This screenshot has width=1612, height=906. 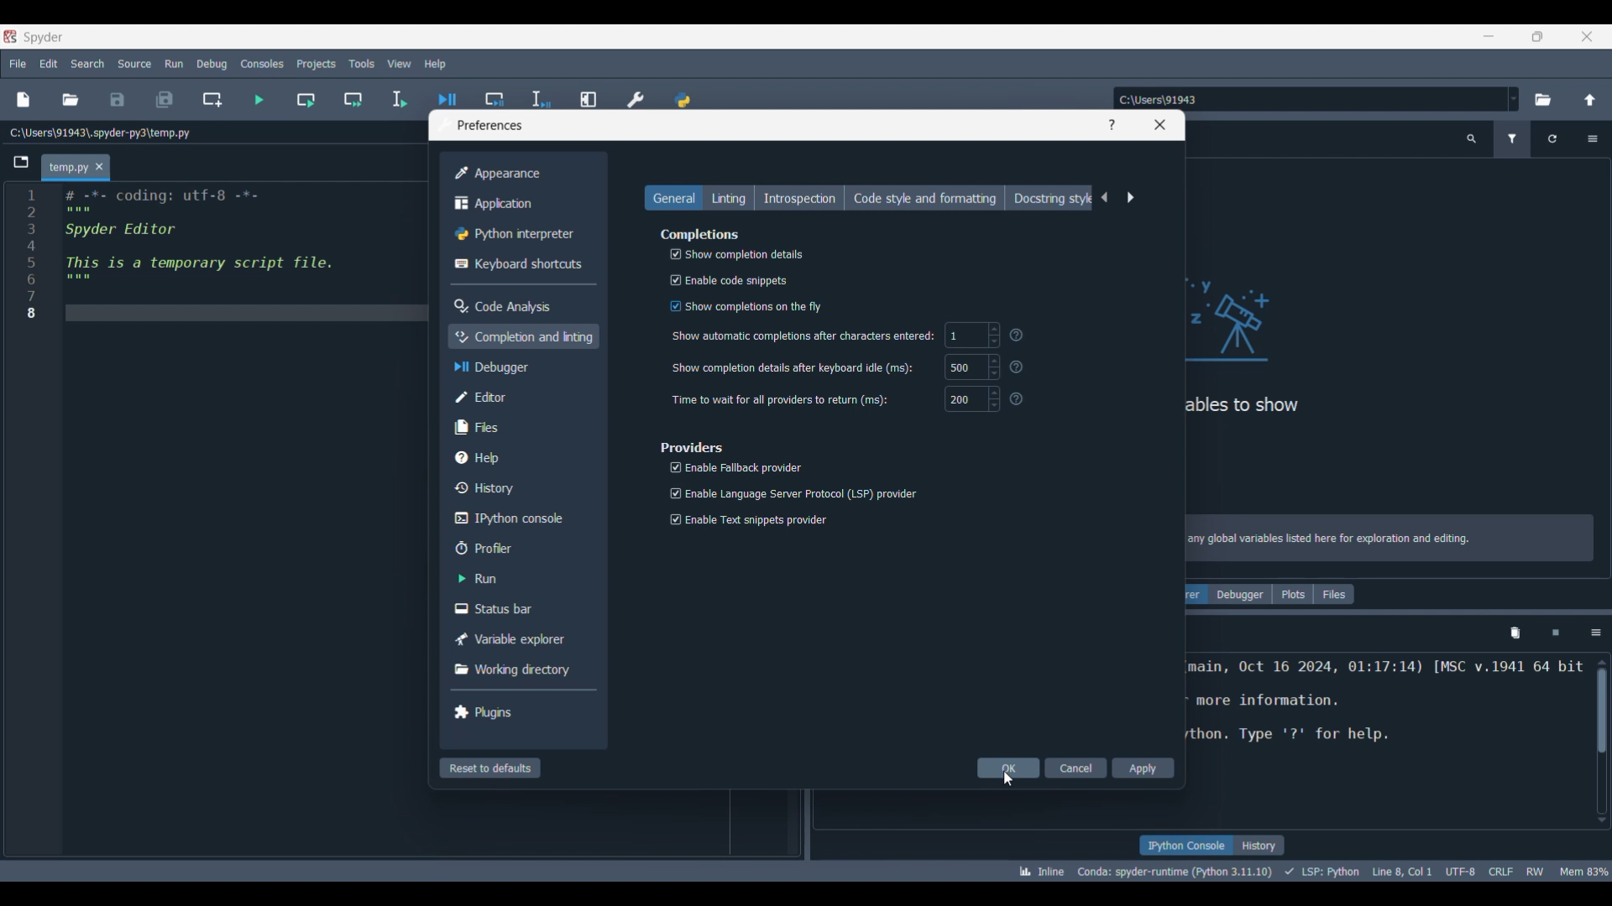 What do you see at coordinates (749, 523) in the screenshot?
I see `Enable Text snippets provider` at bounding box center [749, 523].